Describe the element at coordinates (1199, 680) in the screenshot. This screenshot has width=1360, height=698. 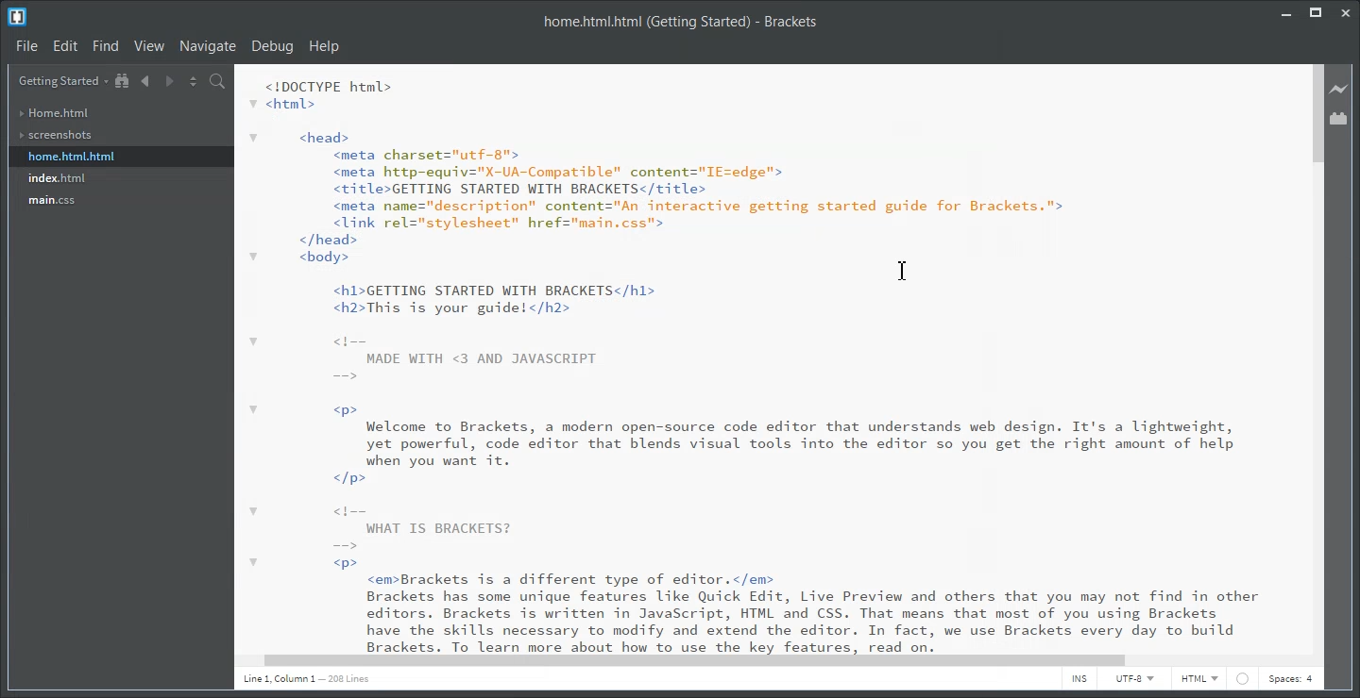
I see `HTML` at that location.